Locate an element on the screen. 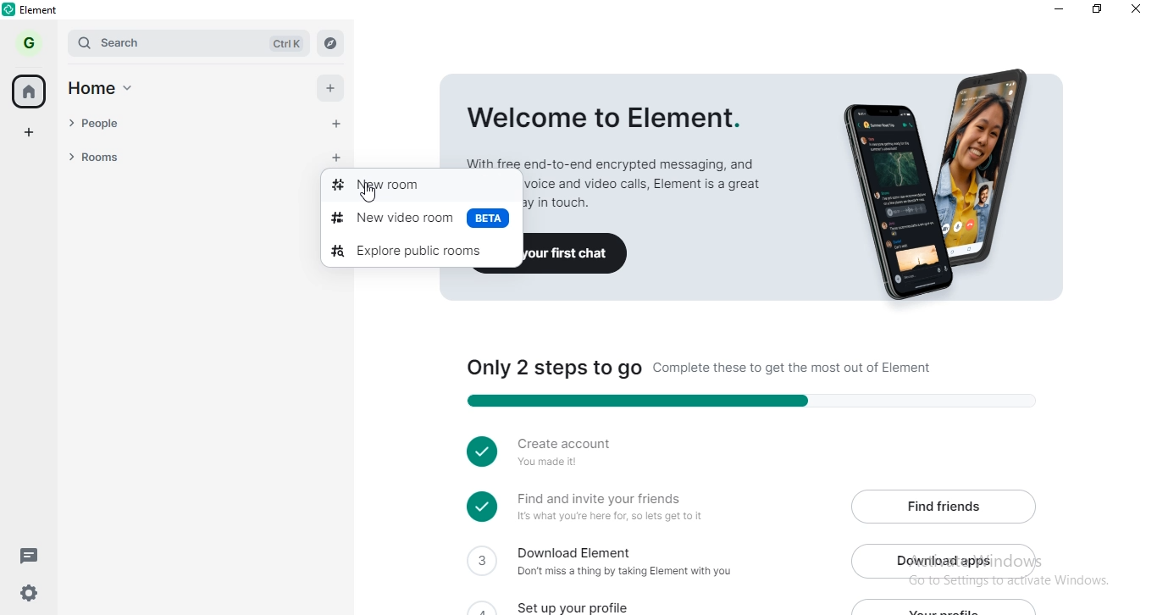  settings is located at coordinates (25, 596).